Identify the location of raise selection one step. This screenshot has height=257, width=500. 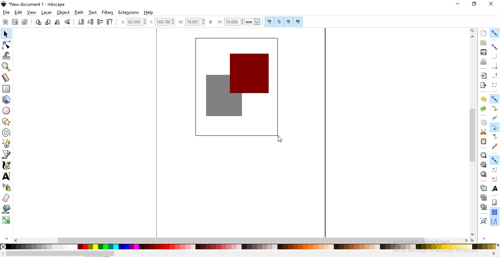
(100, 22).